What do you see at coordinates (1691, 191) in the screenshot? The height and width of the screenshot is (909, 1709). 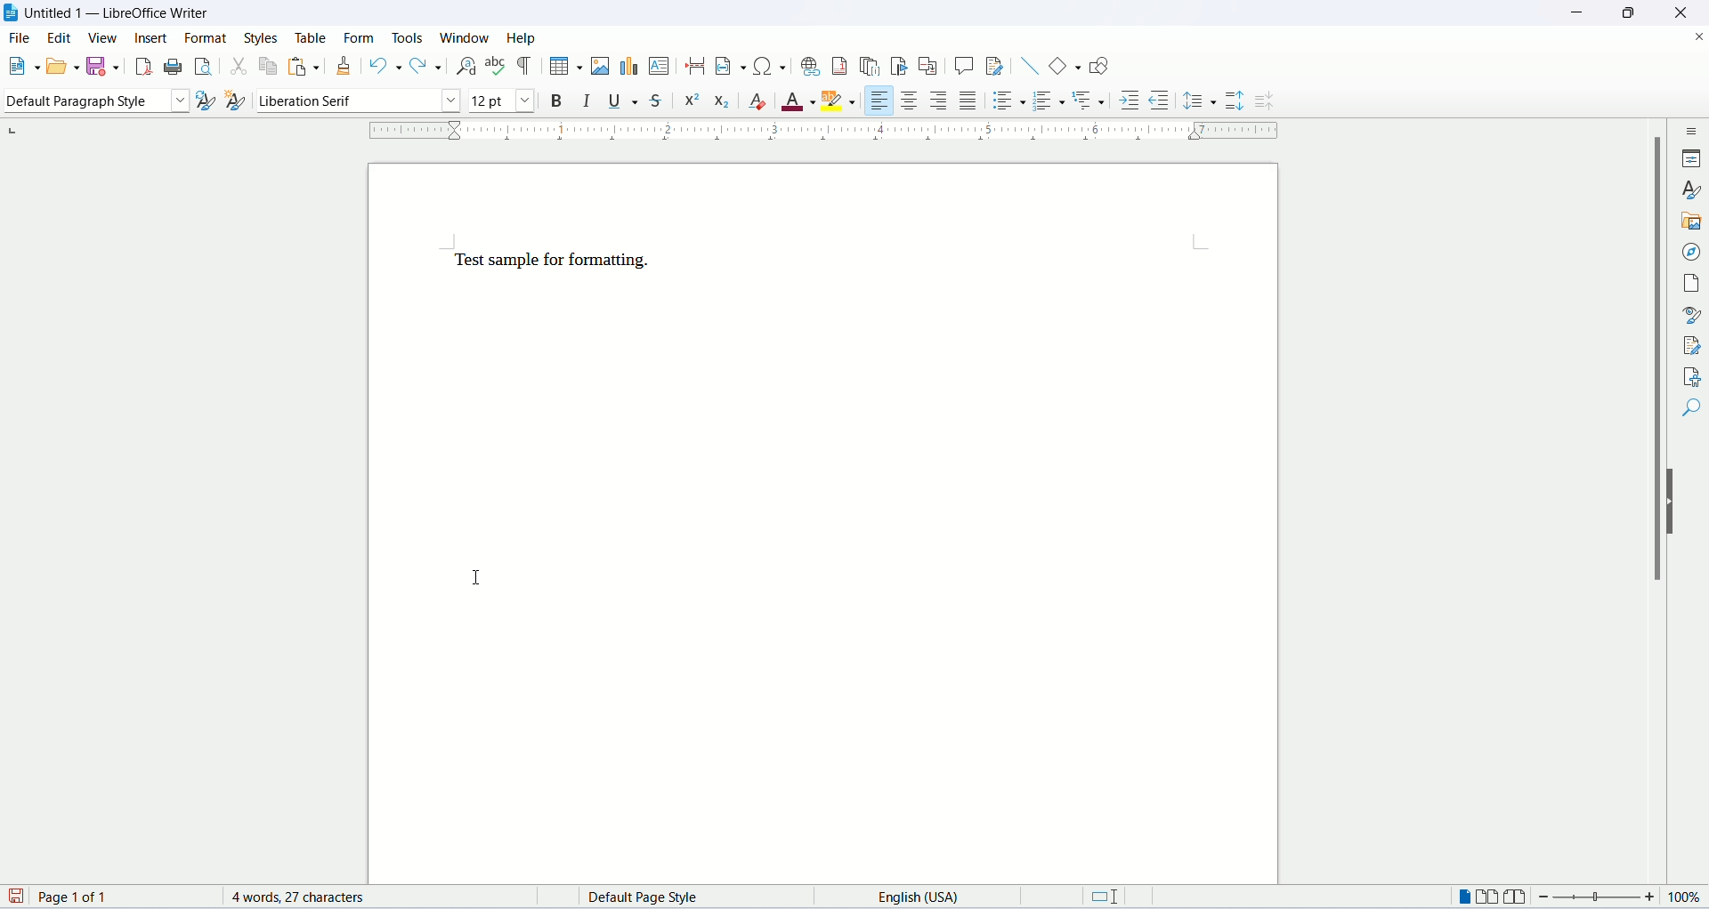 I see `style` at bounding box center [1691, 191].